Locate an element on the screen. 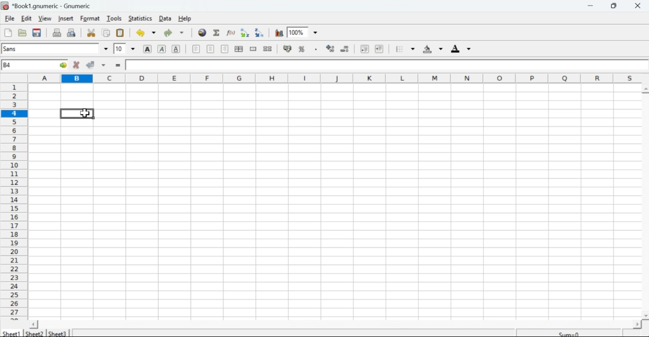  Minimise is located at coordinates (616, 6).